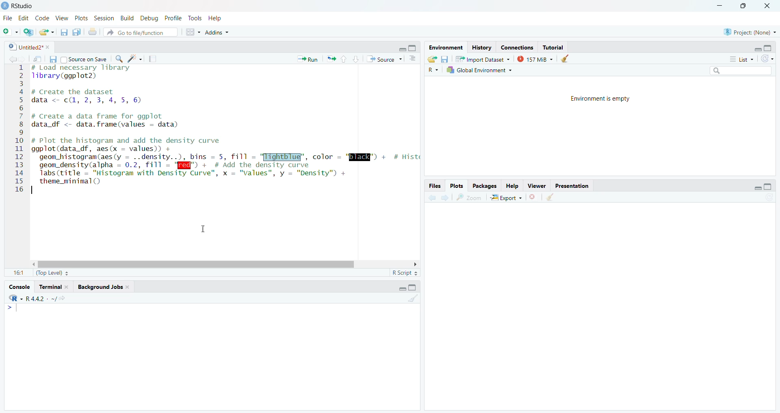 The image size is (780, 413). Describe the element at coordinates (767, 6) in the screenshot. I see `close` at that location.